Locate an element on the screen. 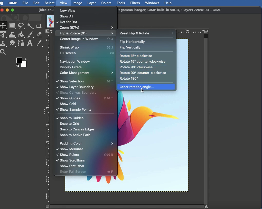 The image size is (262, 209). horizontal Scrollbar is located at coordinates (126, 206).